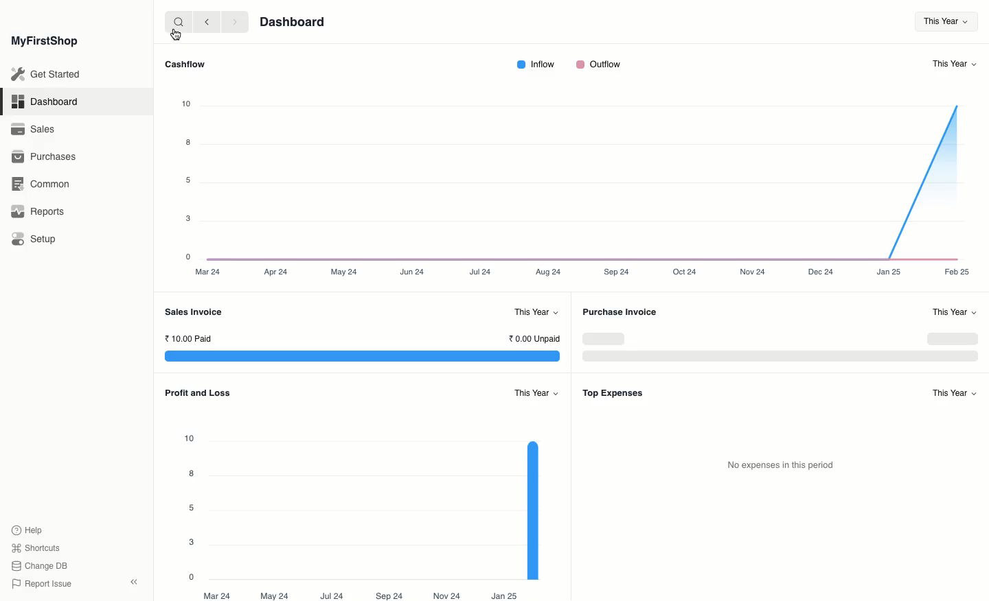 The height and width of the screenshot is (601, 989). Describe the element at coordinates (189, 438) in the screenshot. I see `10` at that location.